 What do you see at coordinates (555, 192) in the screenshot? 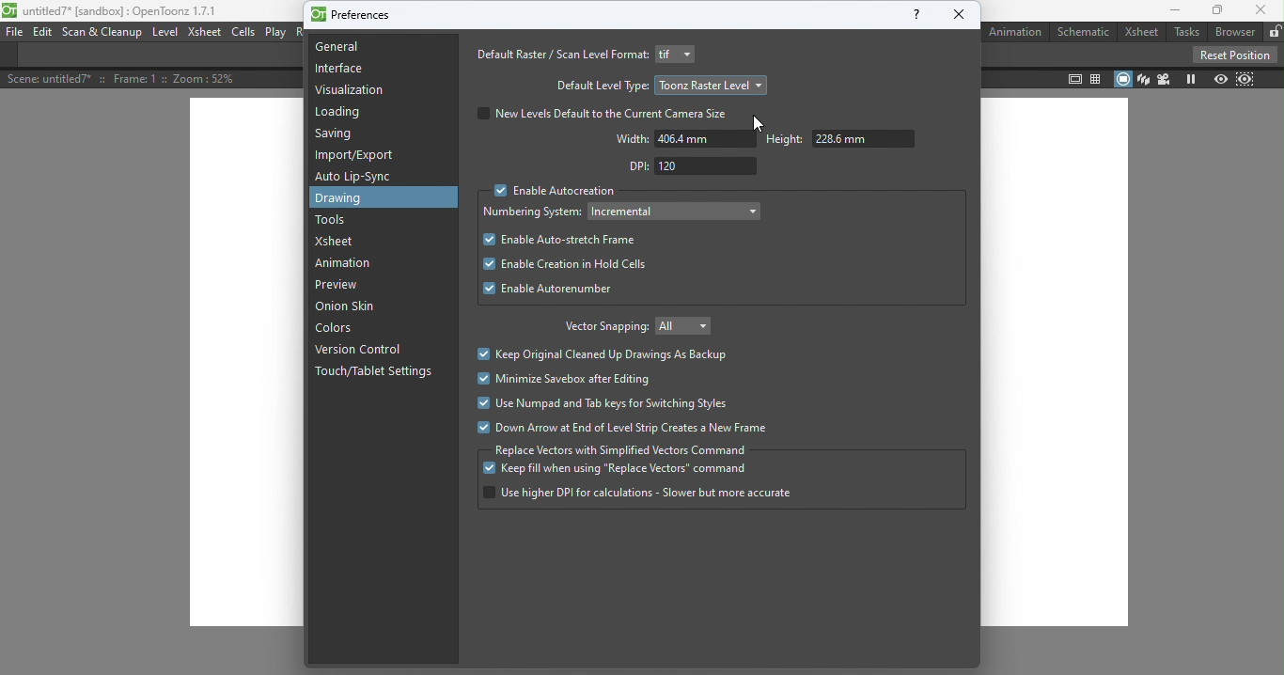
I see `Enable Autocreation` at bounding box center [555, 192].